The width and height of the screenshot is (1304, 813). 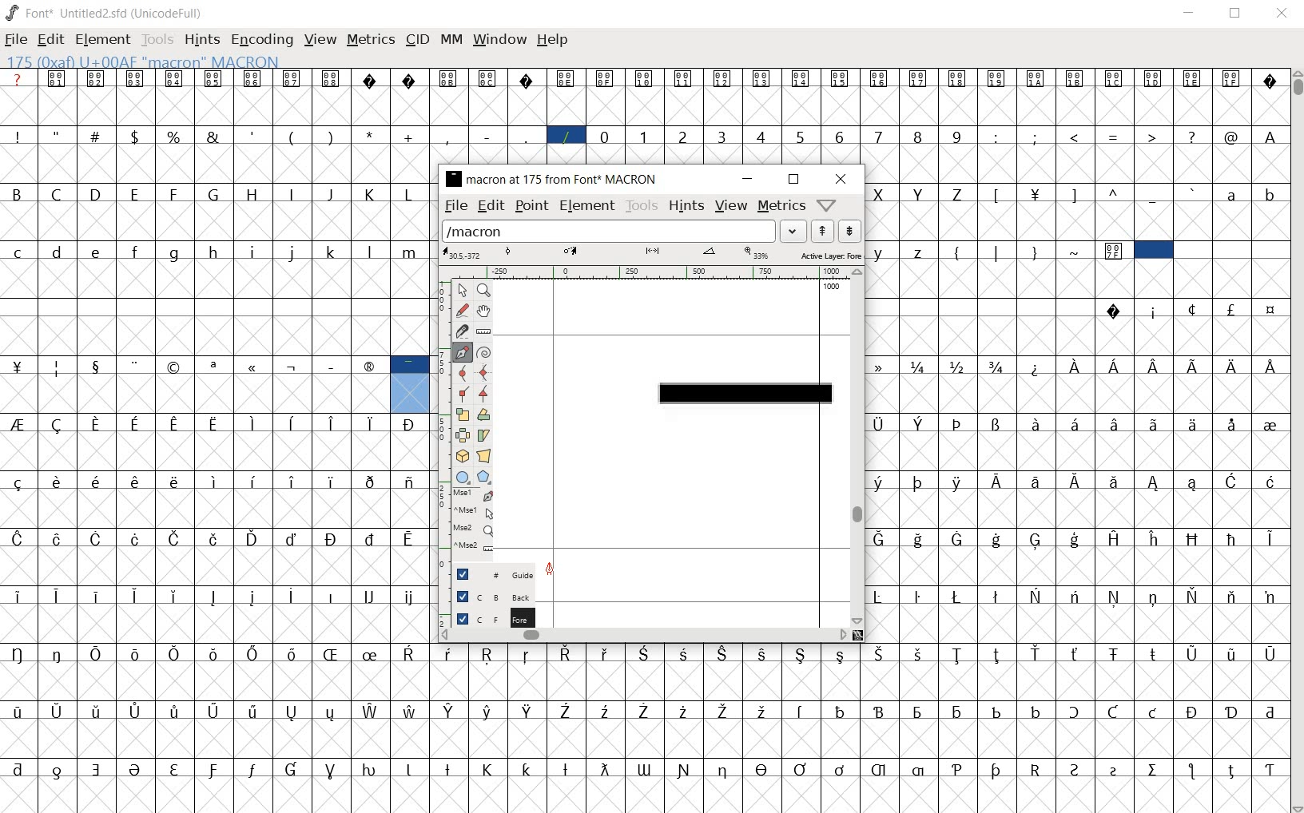 What do you see at coordinates (803, 136) in the screenshot?
I see `5` at bounding box center [803, 136].